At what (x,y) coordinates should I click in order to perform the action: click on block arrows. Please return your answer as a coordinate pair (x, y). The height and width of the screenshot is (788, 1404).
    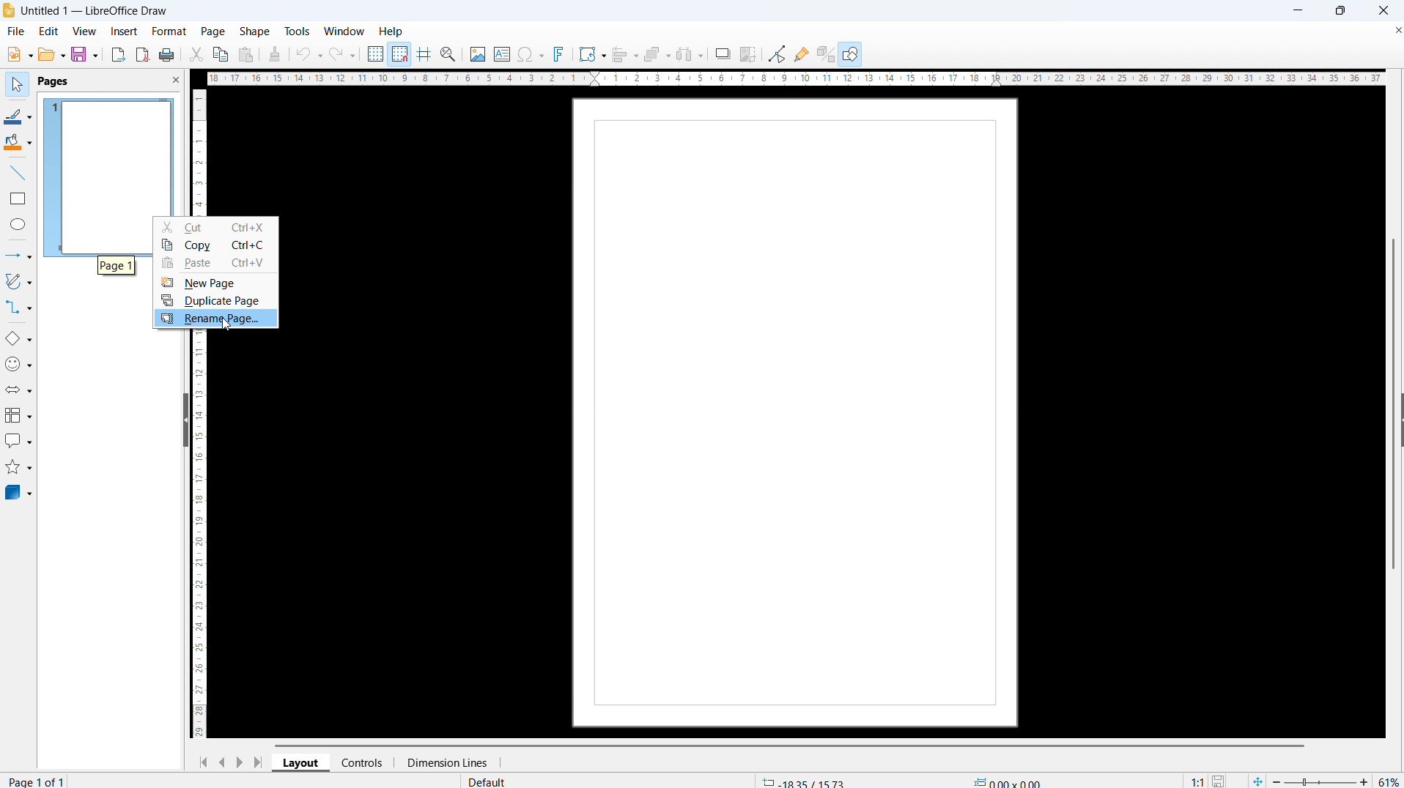
    Looking at the image, I should click on (18, 390).